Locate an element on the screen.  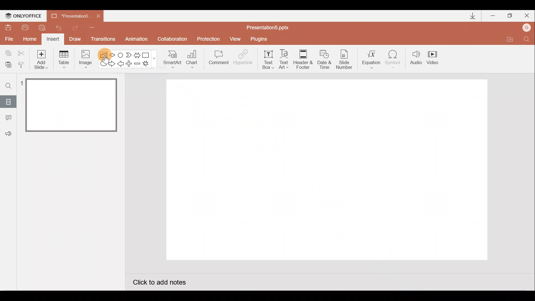
Hyperlink is located at coordinates (244, 59).